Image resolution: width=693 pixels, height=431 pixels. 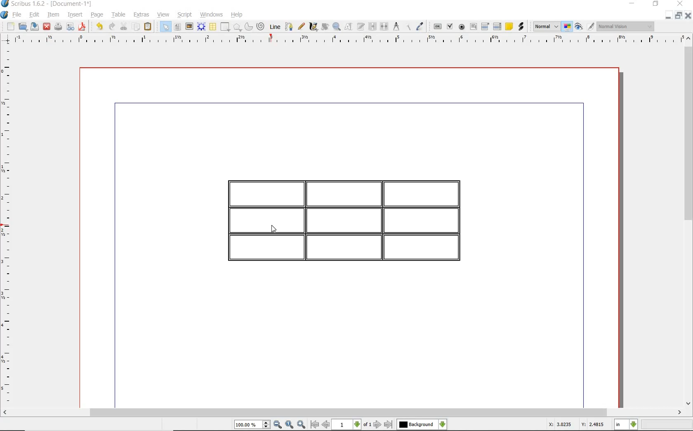 What do you see at coordinates (8, 225) in the screenshot?
I see `ruler` at bounding box center [8, 225].